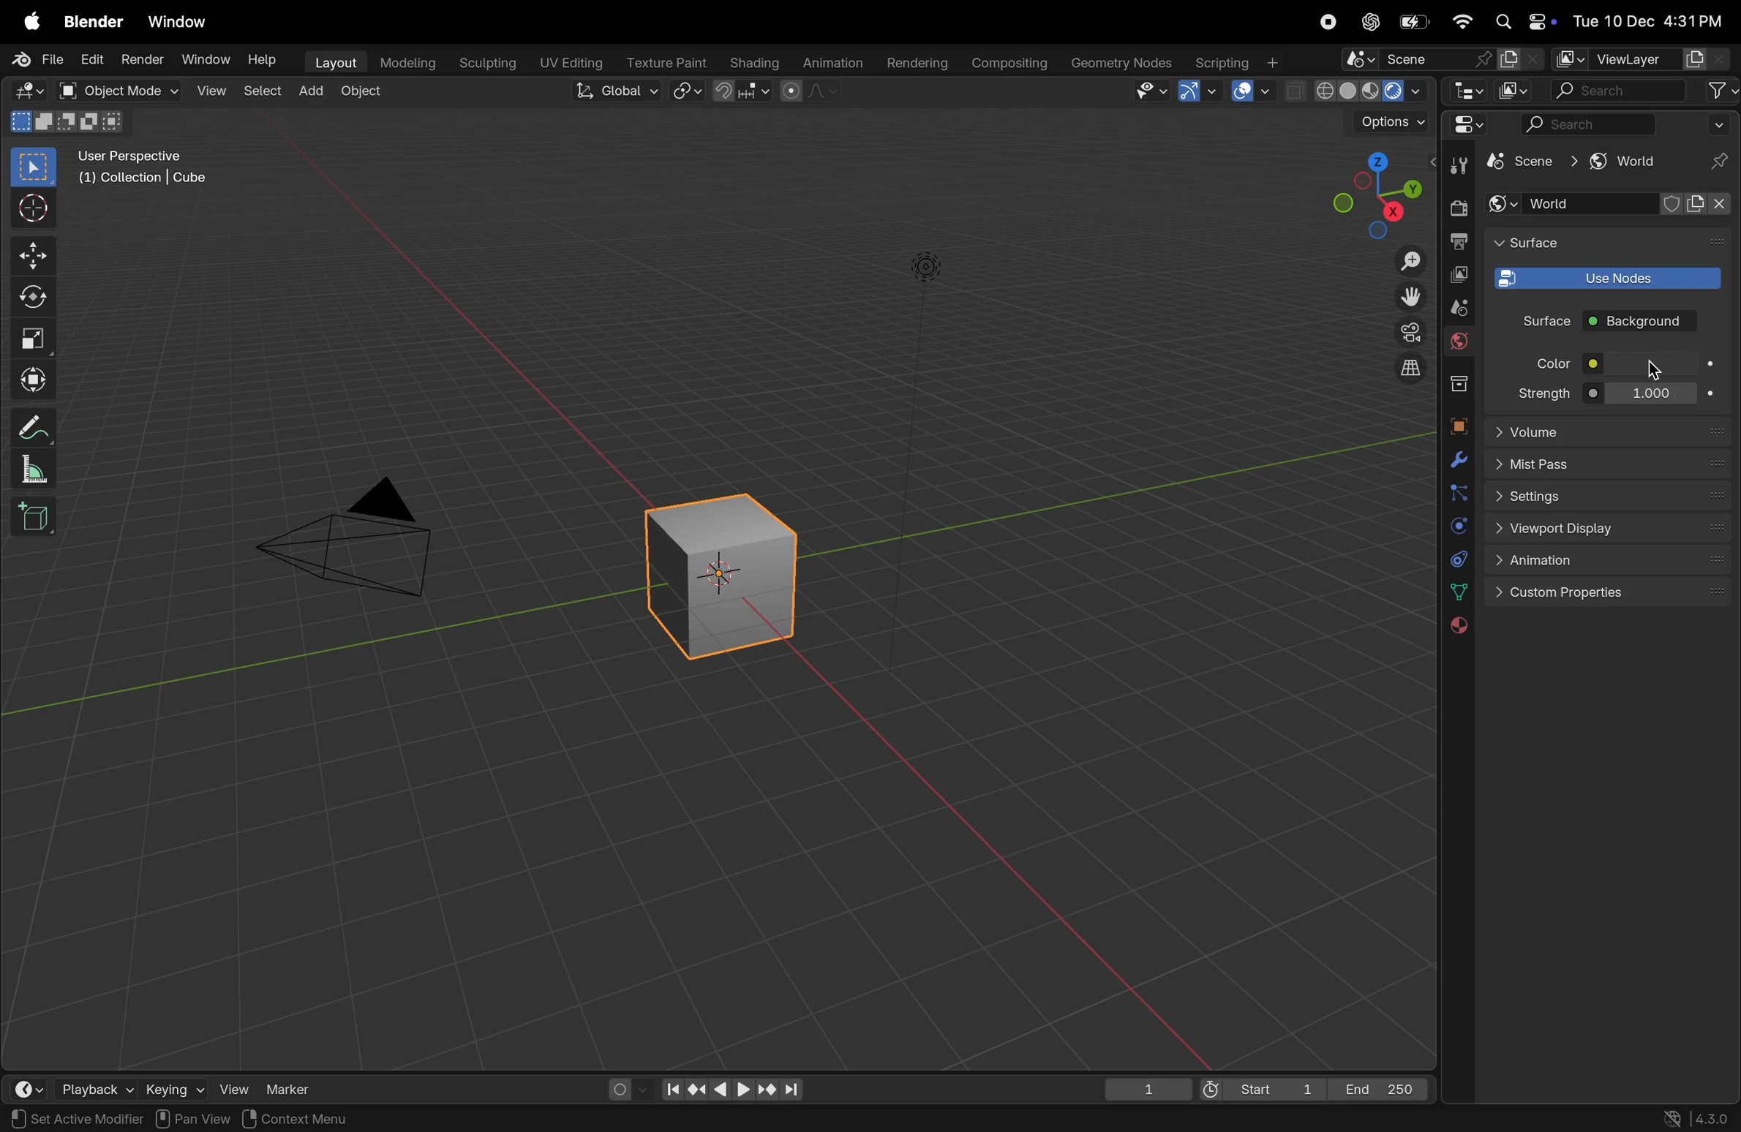 This screenshot has width=1741, height=1132. Describe the element at coordinates (1332, 24) in the screenshot. I see `record` at that location.